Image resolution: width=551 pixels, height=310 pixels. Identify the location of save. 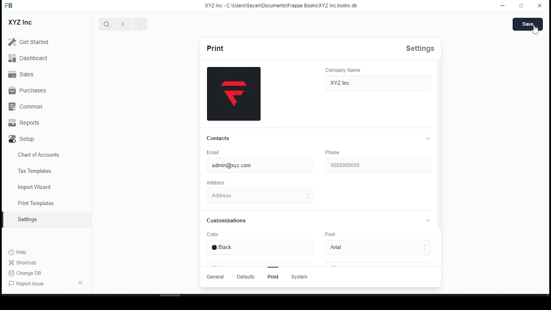
(526, 25).